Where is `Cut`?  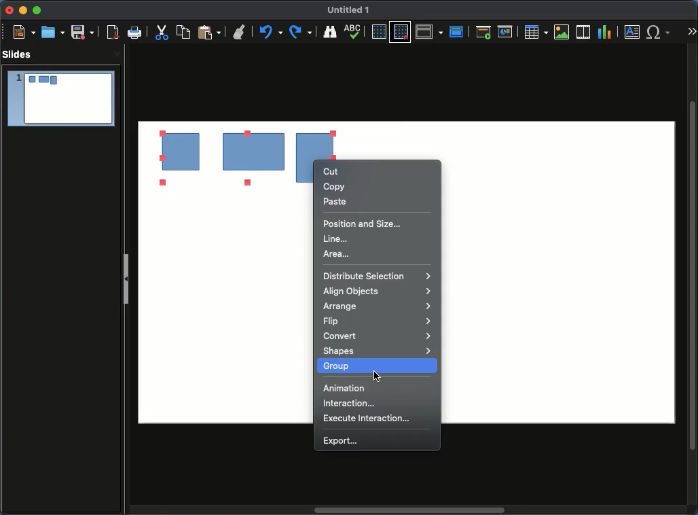 Cut is located at coordinates (333, 171).